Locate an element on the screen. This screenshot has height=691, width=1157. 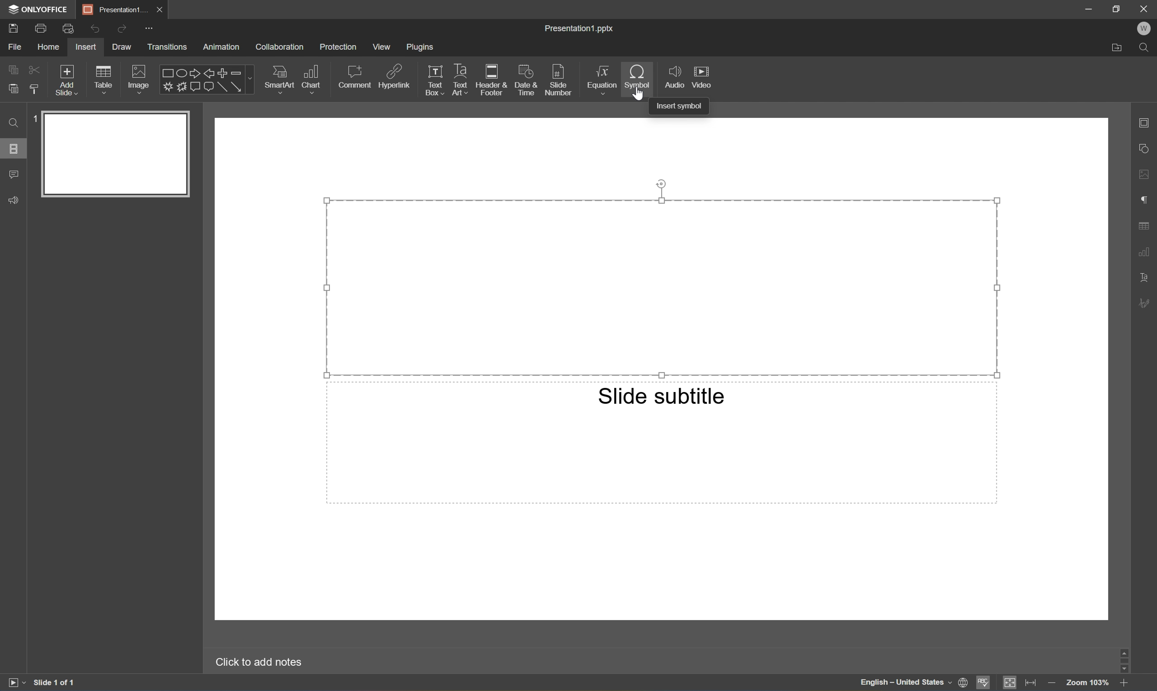
Open file location is located at coordinates (1118, 47).